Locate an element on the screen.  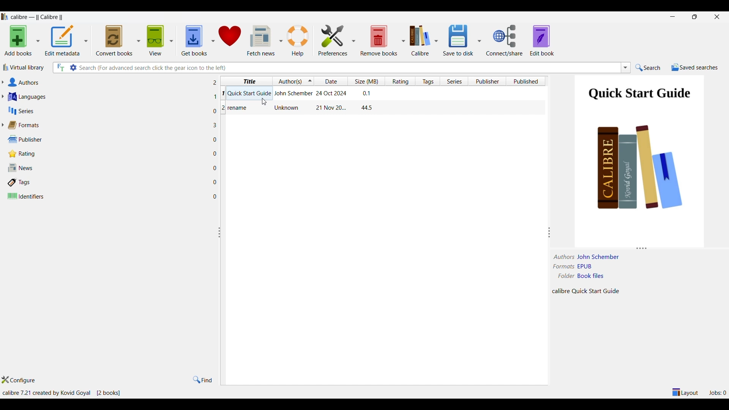
Advanced search is located at coordinates (73, 67).